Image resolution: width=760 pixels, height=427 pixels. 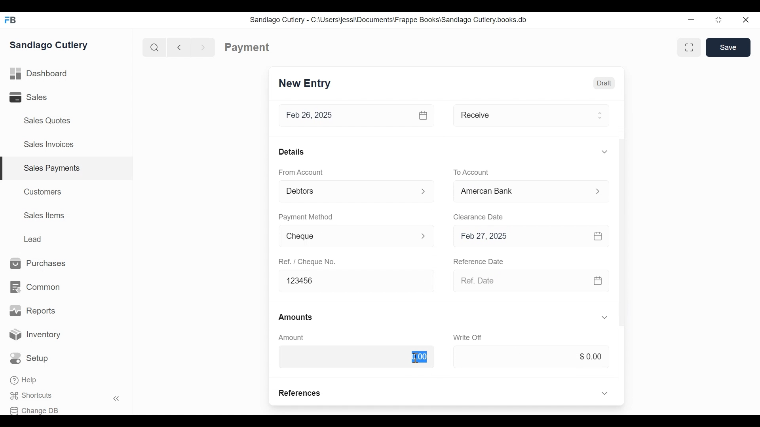 I want to click on Inventory, so click(x=36, y=335).